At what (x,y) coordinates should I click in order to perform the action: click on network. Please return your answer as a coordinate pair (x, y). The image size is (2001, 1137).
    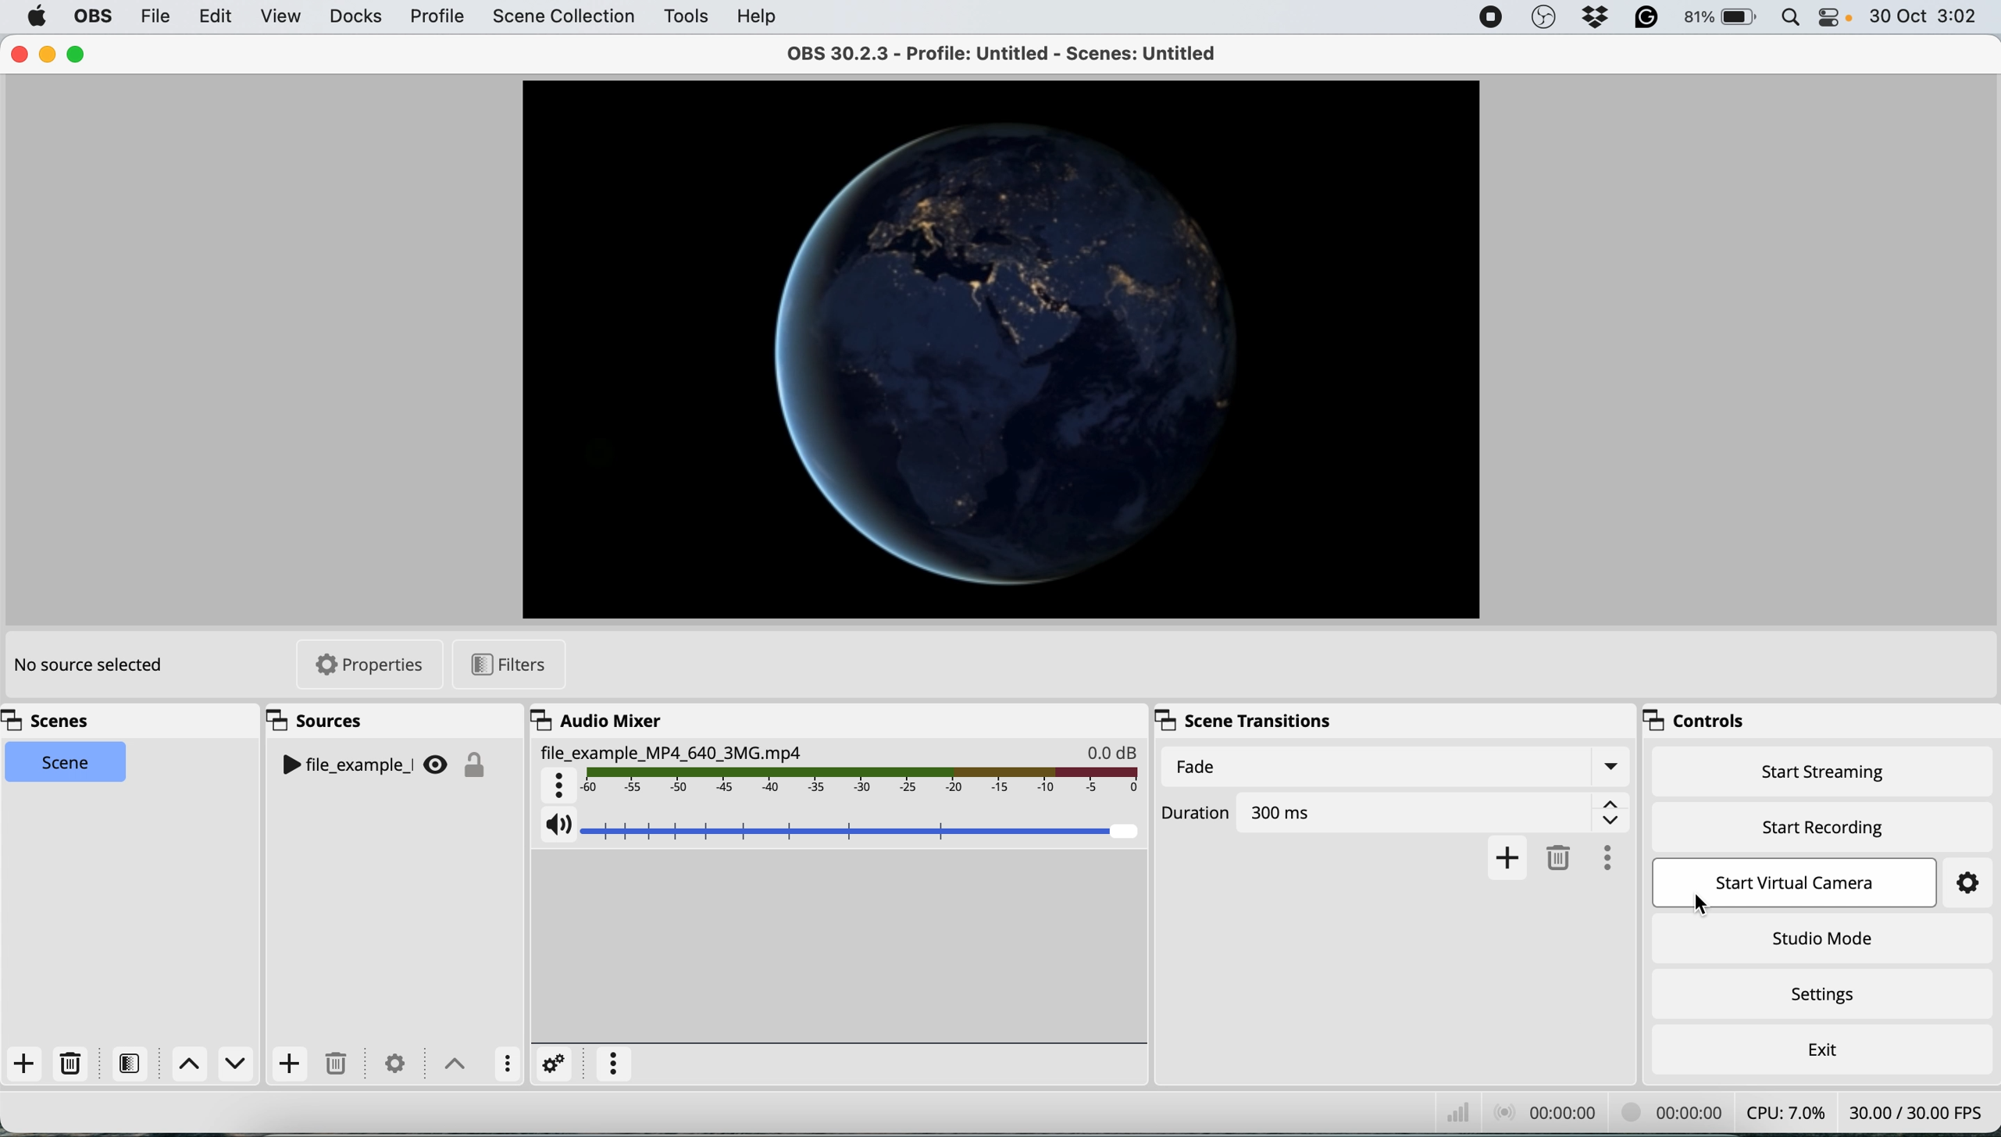
    Looking at the image, I should click on (1453, 1109).